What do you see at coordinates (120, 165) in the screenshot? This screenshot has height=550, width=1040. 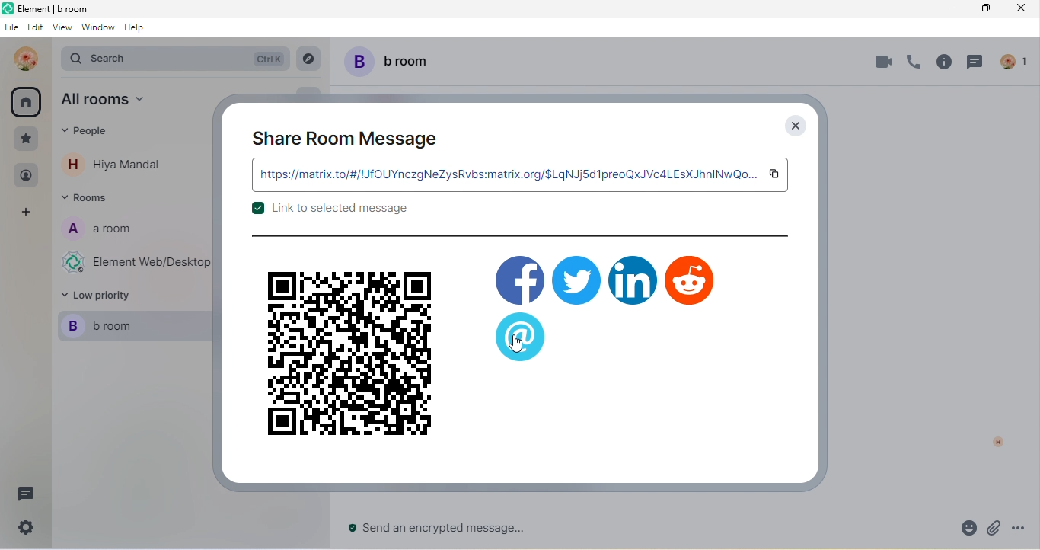 I see `hiya mandal` at bounding box center [120, 165].